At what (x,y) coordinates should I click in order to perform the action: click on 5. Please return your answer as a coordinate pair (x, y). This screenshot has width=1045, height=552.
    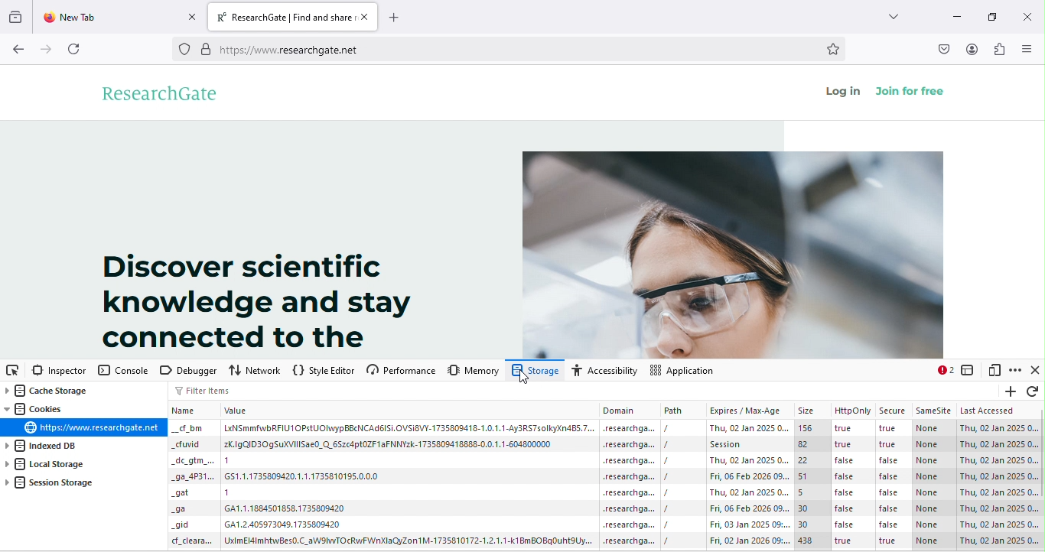
    Looking at the image, I should click on (802, 493).